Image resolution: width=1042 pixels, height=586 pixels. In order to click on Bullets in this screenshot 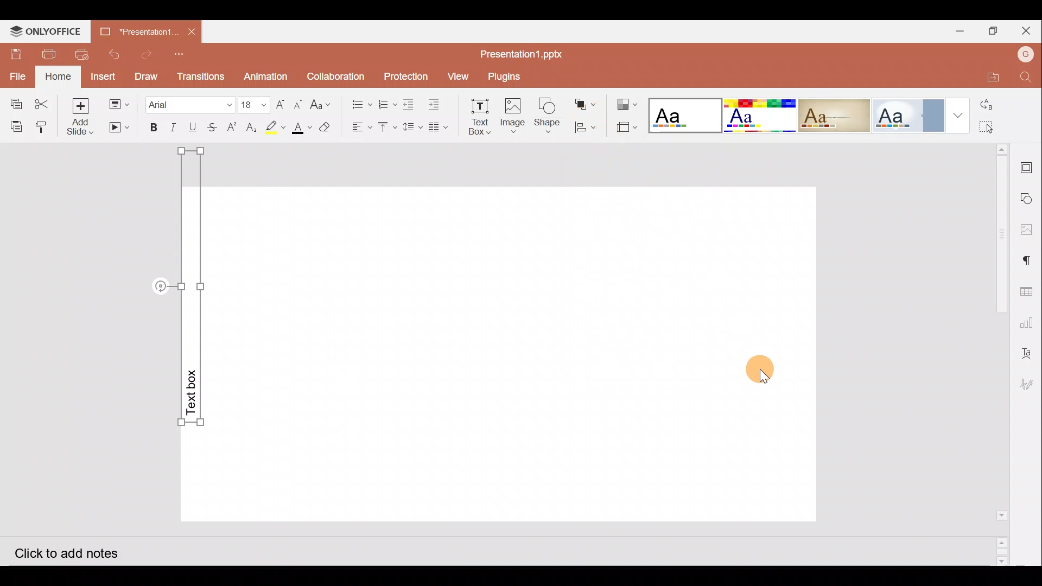, I will do `click(359, 101)`.